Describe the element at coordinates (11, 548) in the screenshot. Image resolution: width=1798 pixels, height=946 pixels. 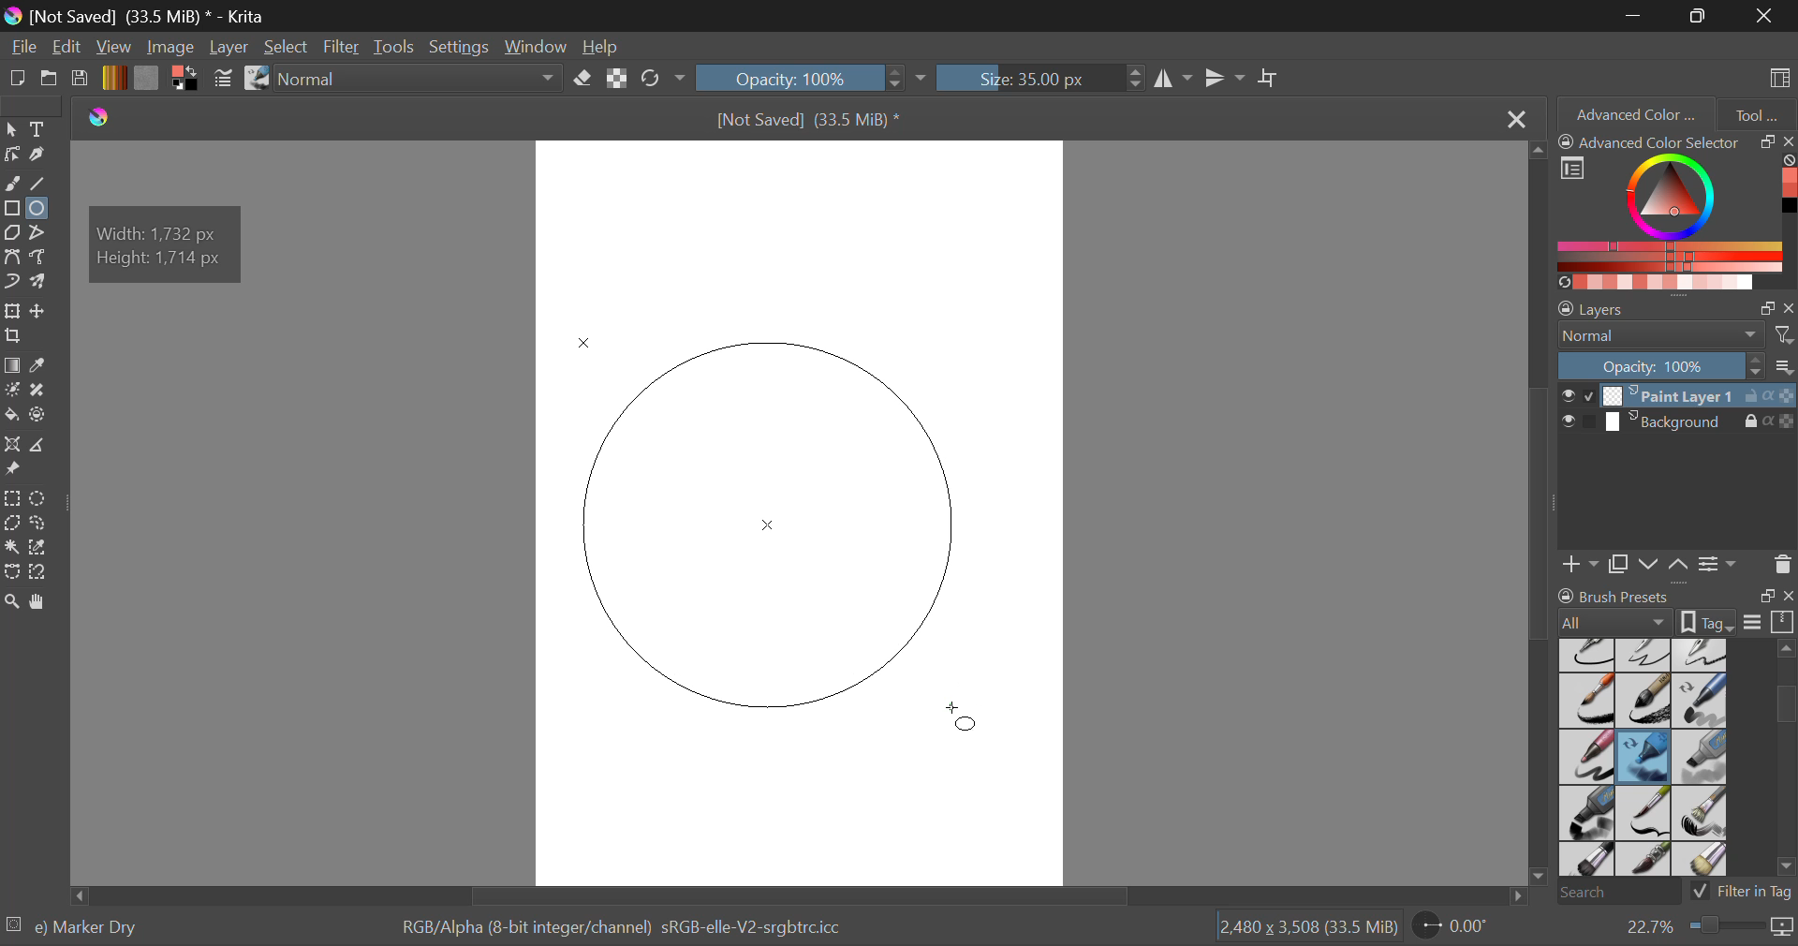
I see `Continuous Selection` at that location.